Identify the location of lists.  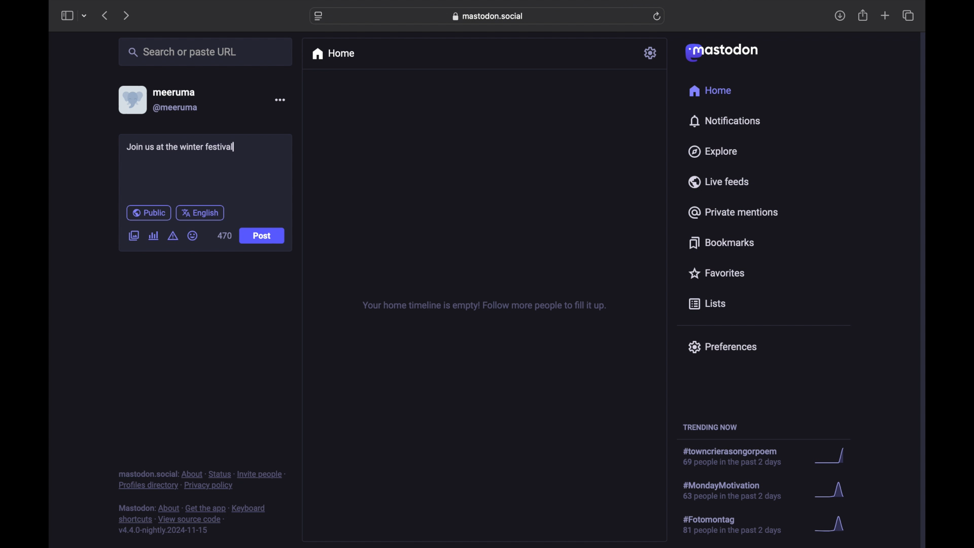
(707, 304).